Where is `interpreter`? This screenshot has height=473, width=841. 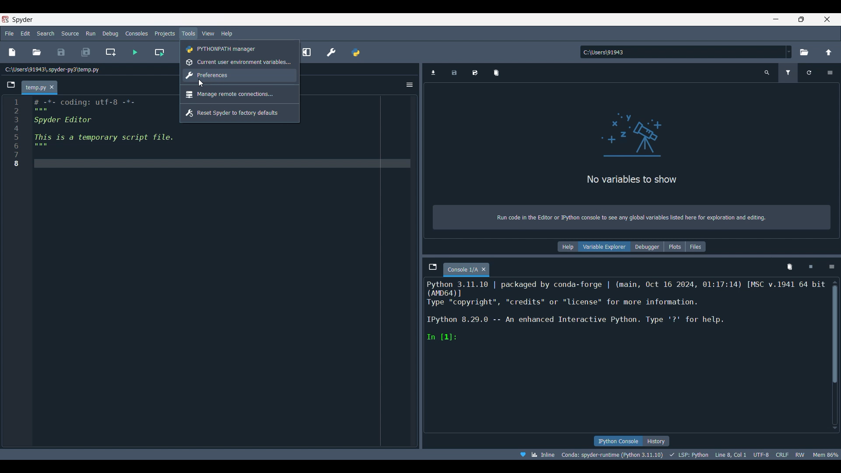 interpreter is located at coordinates (613, 455).